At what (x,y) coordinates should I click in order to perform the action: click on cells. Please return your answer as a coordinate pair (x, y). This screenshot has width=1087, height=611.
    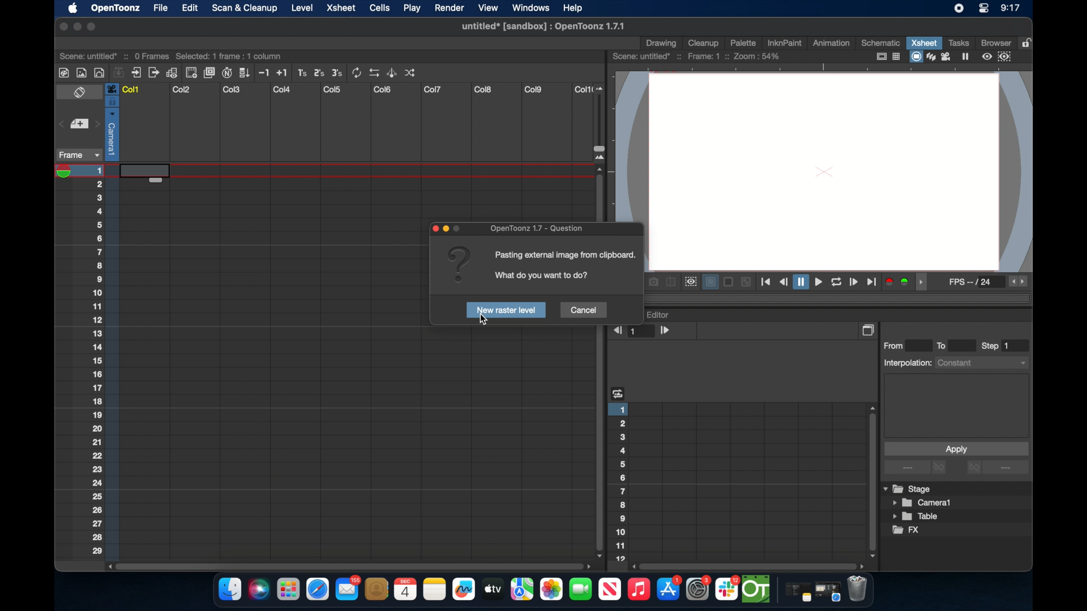
    Looking at the image, I should click on (379, 8).